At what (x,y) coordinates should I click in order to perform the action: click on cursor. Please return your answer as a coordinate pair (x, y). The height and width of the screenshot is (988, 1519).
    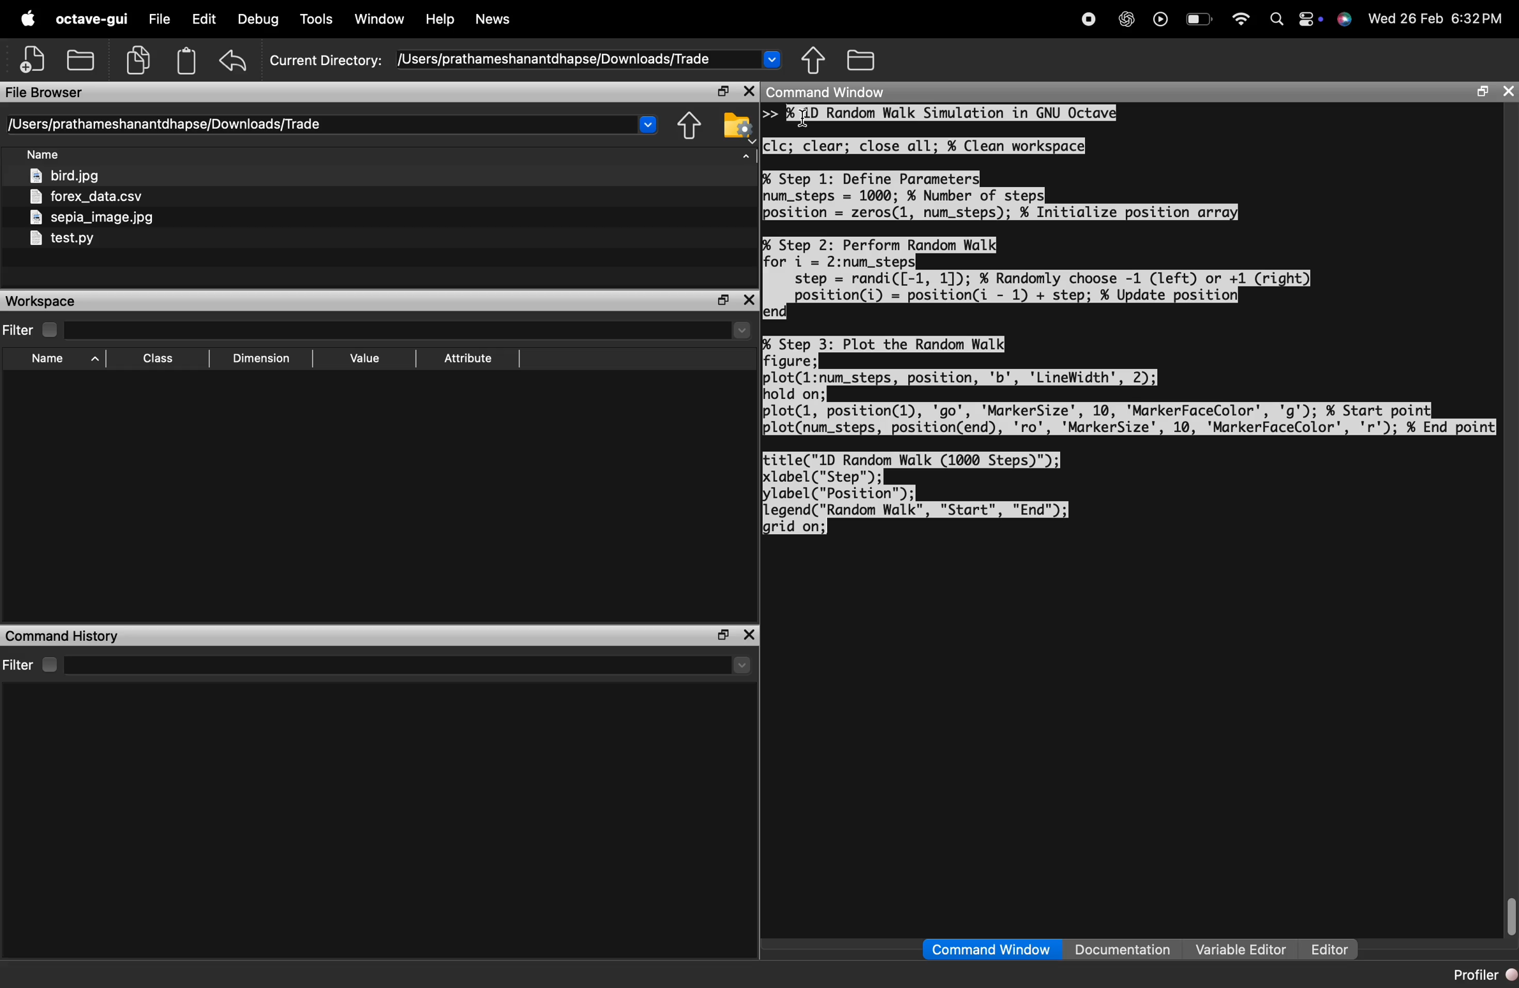
    Looking at the image, I should click on (807, 119).